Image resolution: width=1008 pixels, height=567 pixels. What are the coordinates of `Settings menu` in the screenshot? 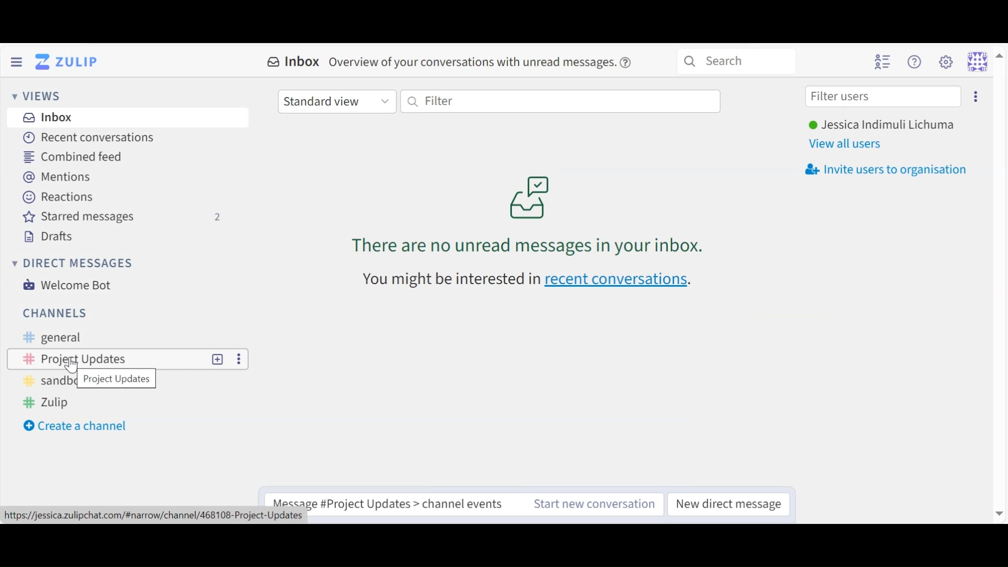 It's located at (946, 61).